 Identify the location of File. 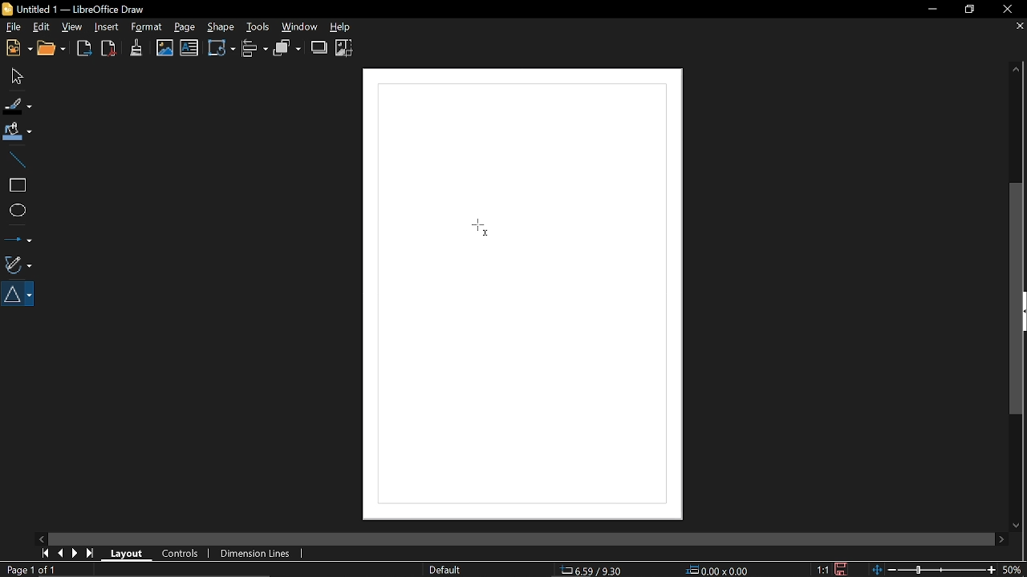
(13, 26).